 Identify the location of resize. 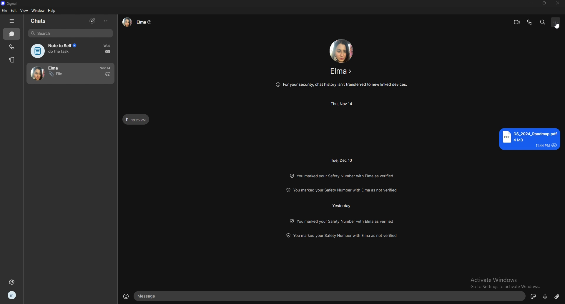
(545, 3).